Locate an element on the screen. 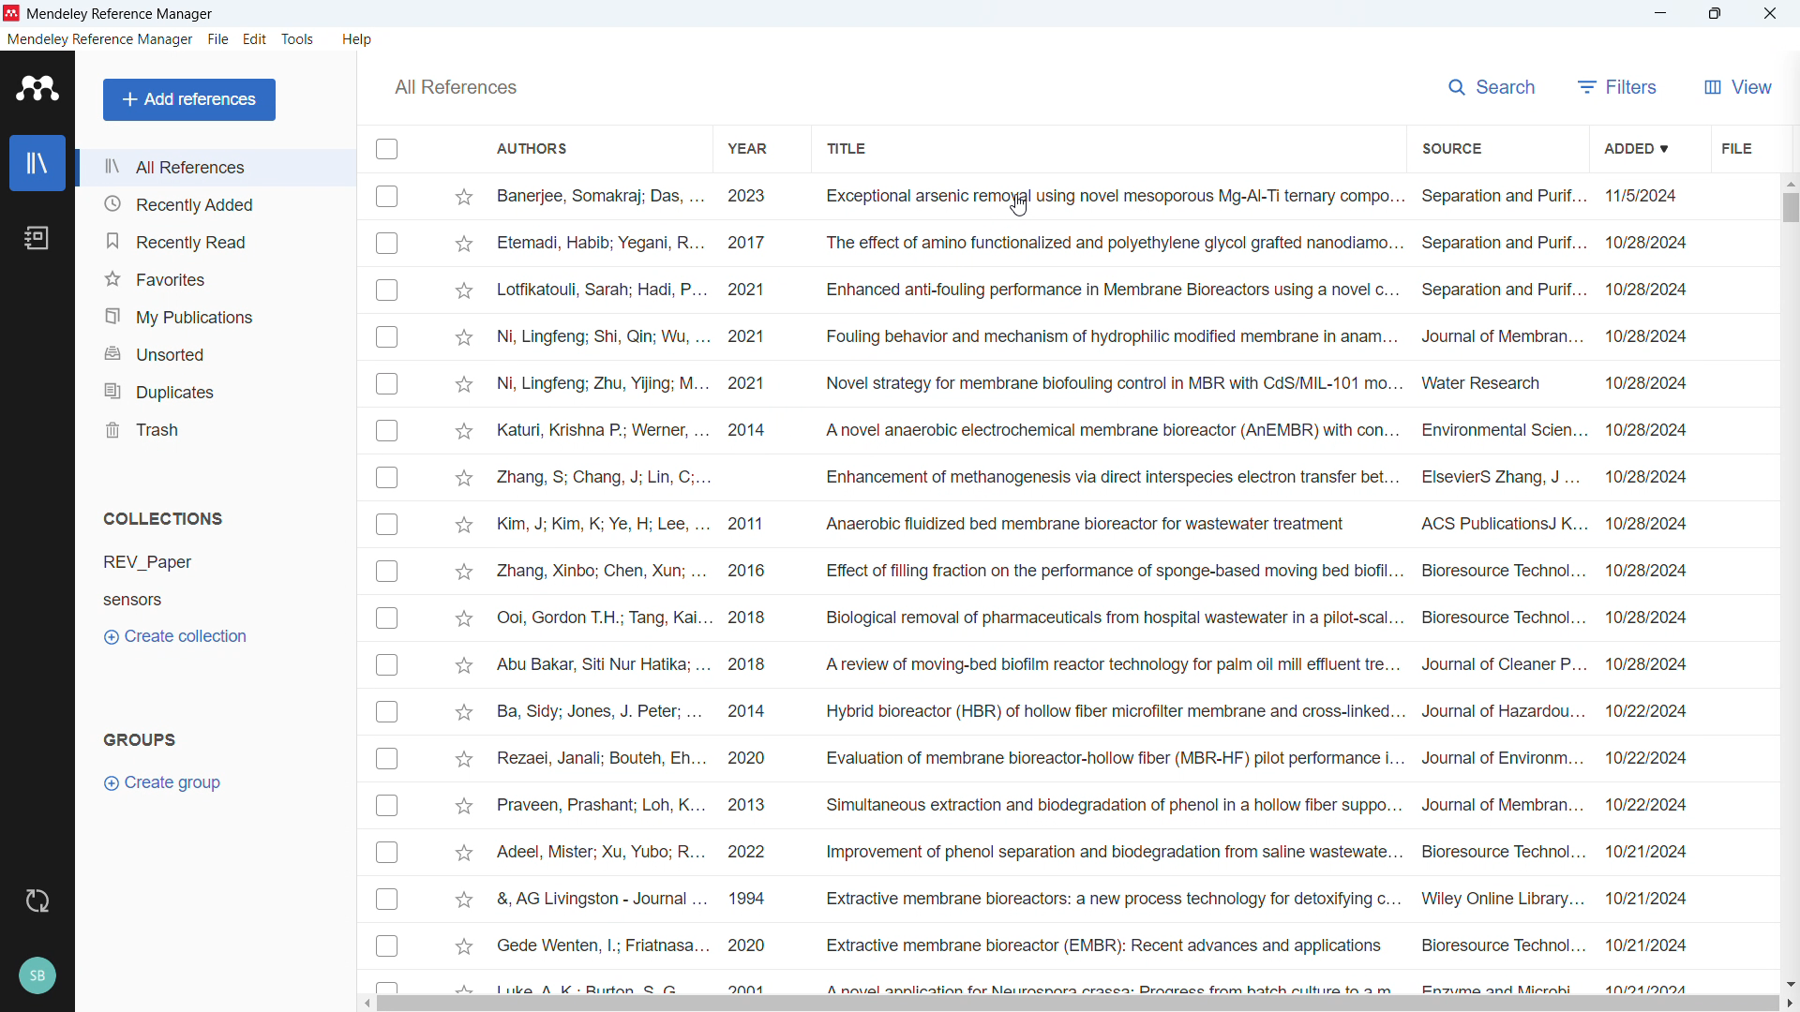  Authors  is located at coordinates (588, 147).